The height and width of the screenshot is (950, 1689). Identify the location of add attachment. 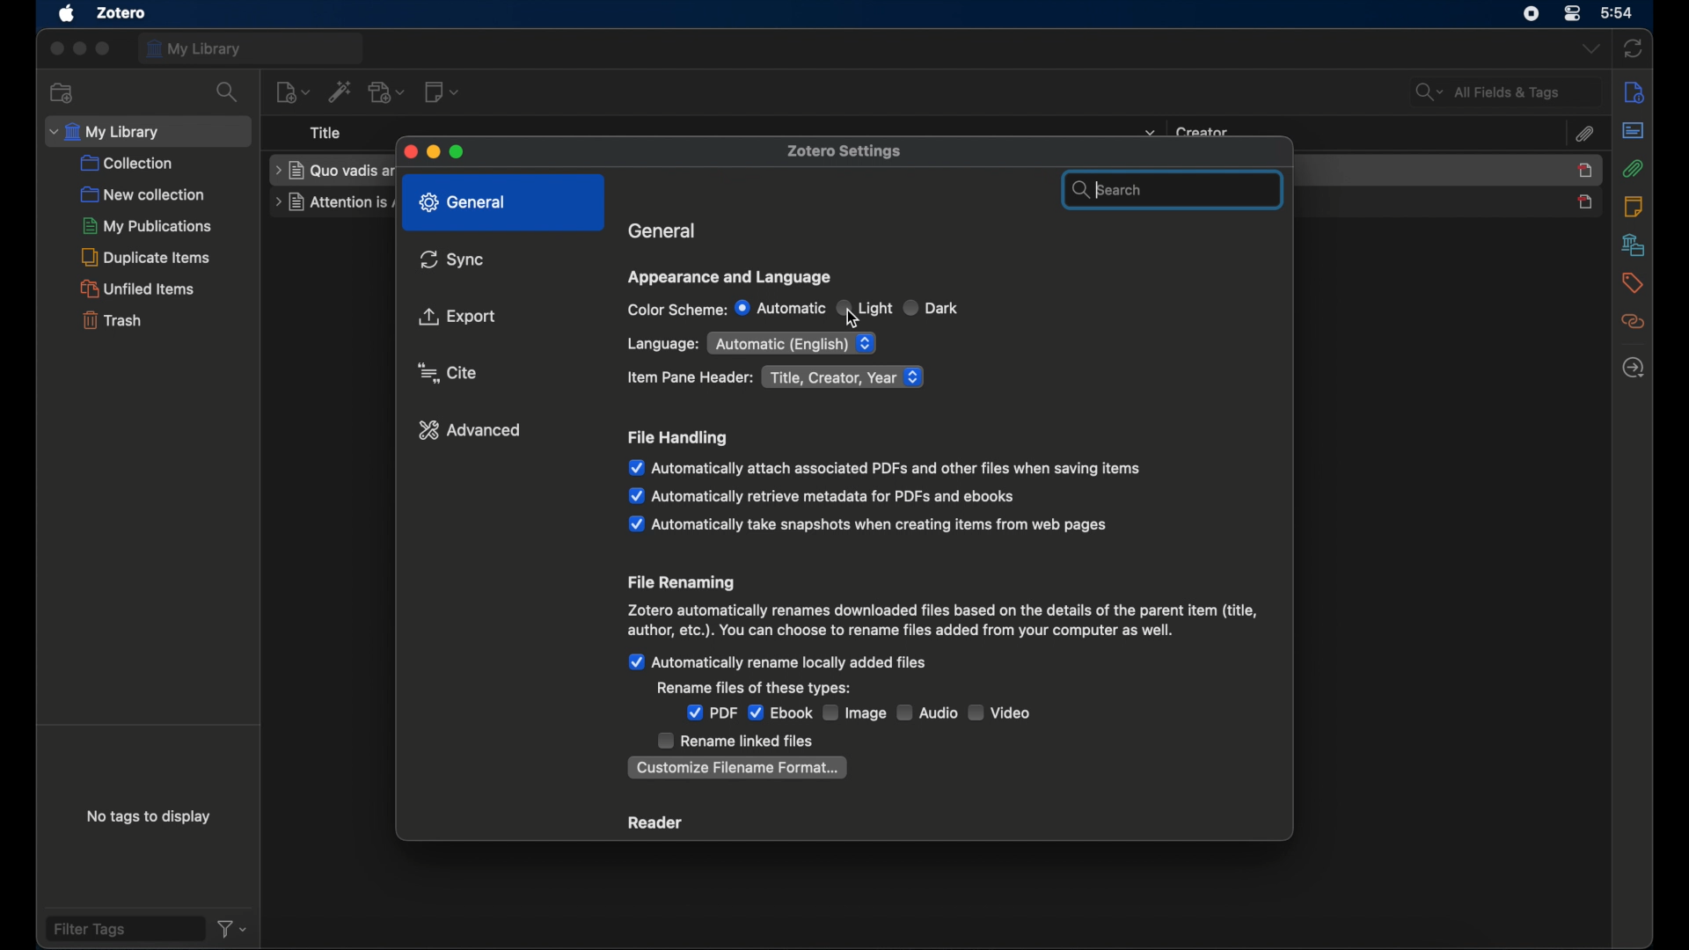
(386, 92).